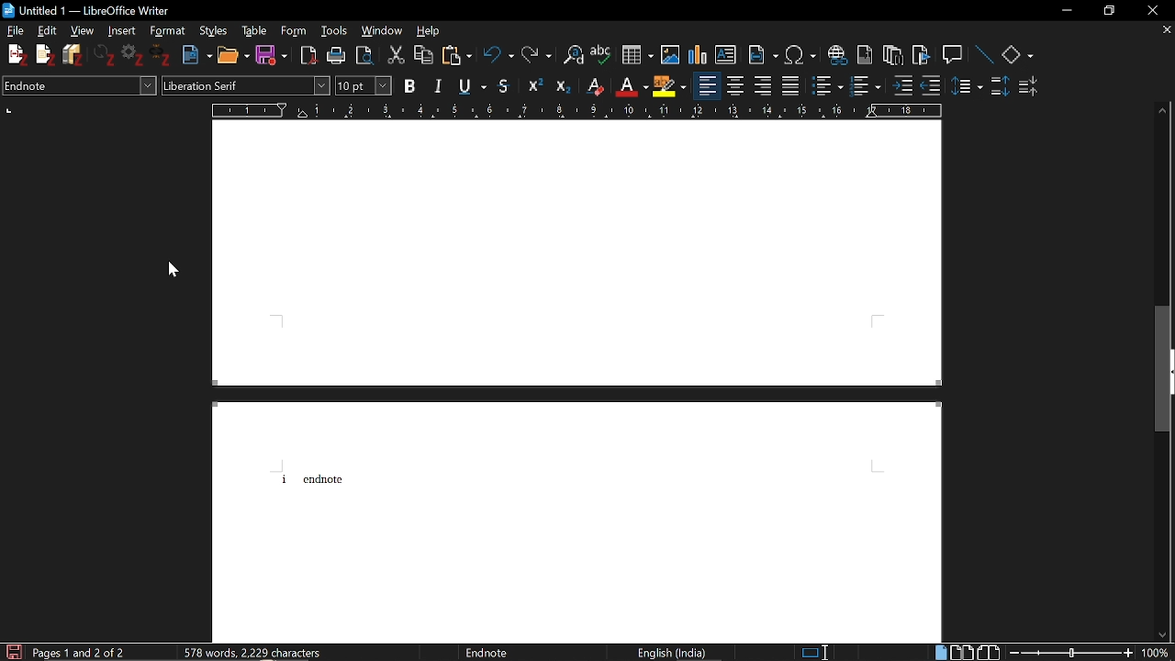  I want to click on Align left, so click(765, 86).